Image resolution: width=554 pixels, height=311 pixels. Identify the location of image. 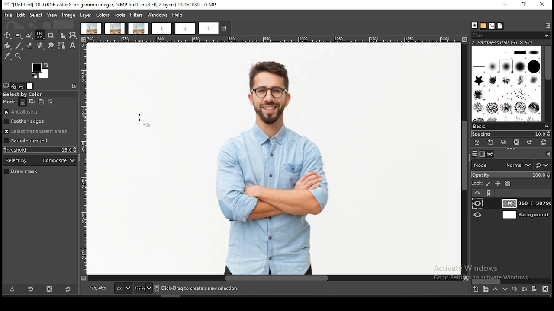
(68, 16).